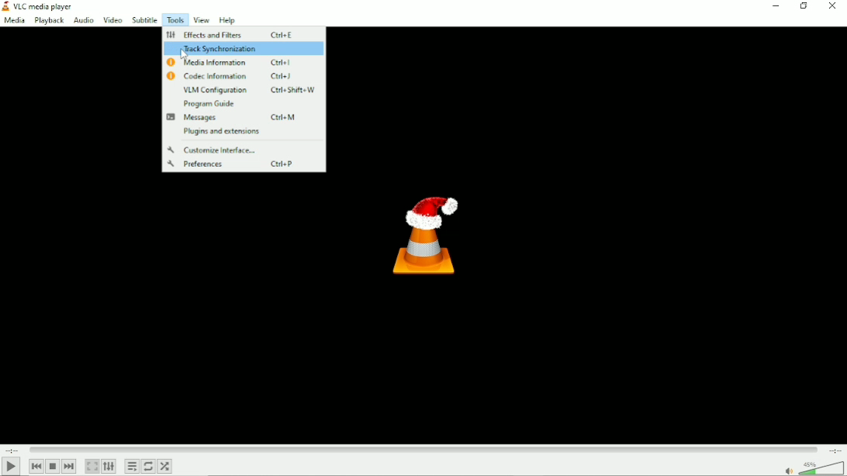 The width and height of the screenshot is (847, 476). I want to click on random, so click(166, 466).